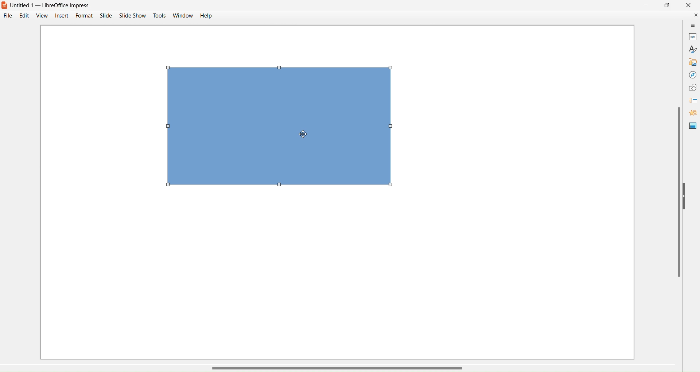 The image size is (700, 372). Describe the element at coordinates (25, 15) in the screenshot. I see `Edit` at that location.